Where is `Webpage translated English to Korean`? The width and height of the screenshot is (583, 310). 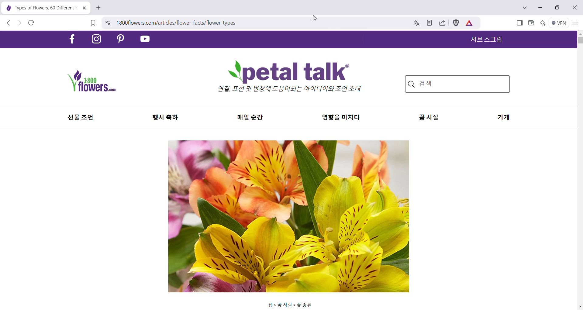 Webpage translated English to Korean is located at coordinates (289, 171).